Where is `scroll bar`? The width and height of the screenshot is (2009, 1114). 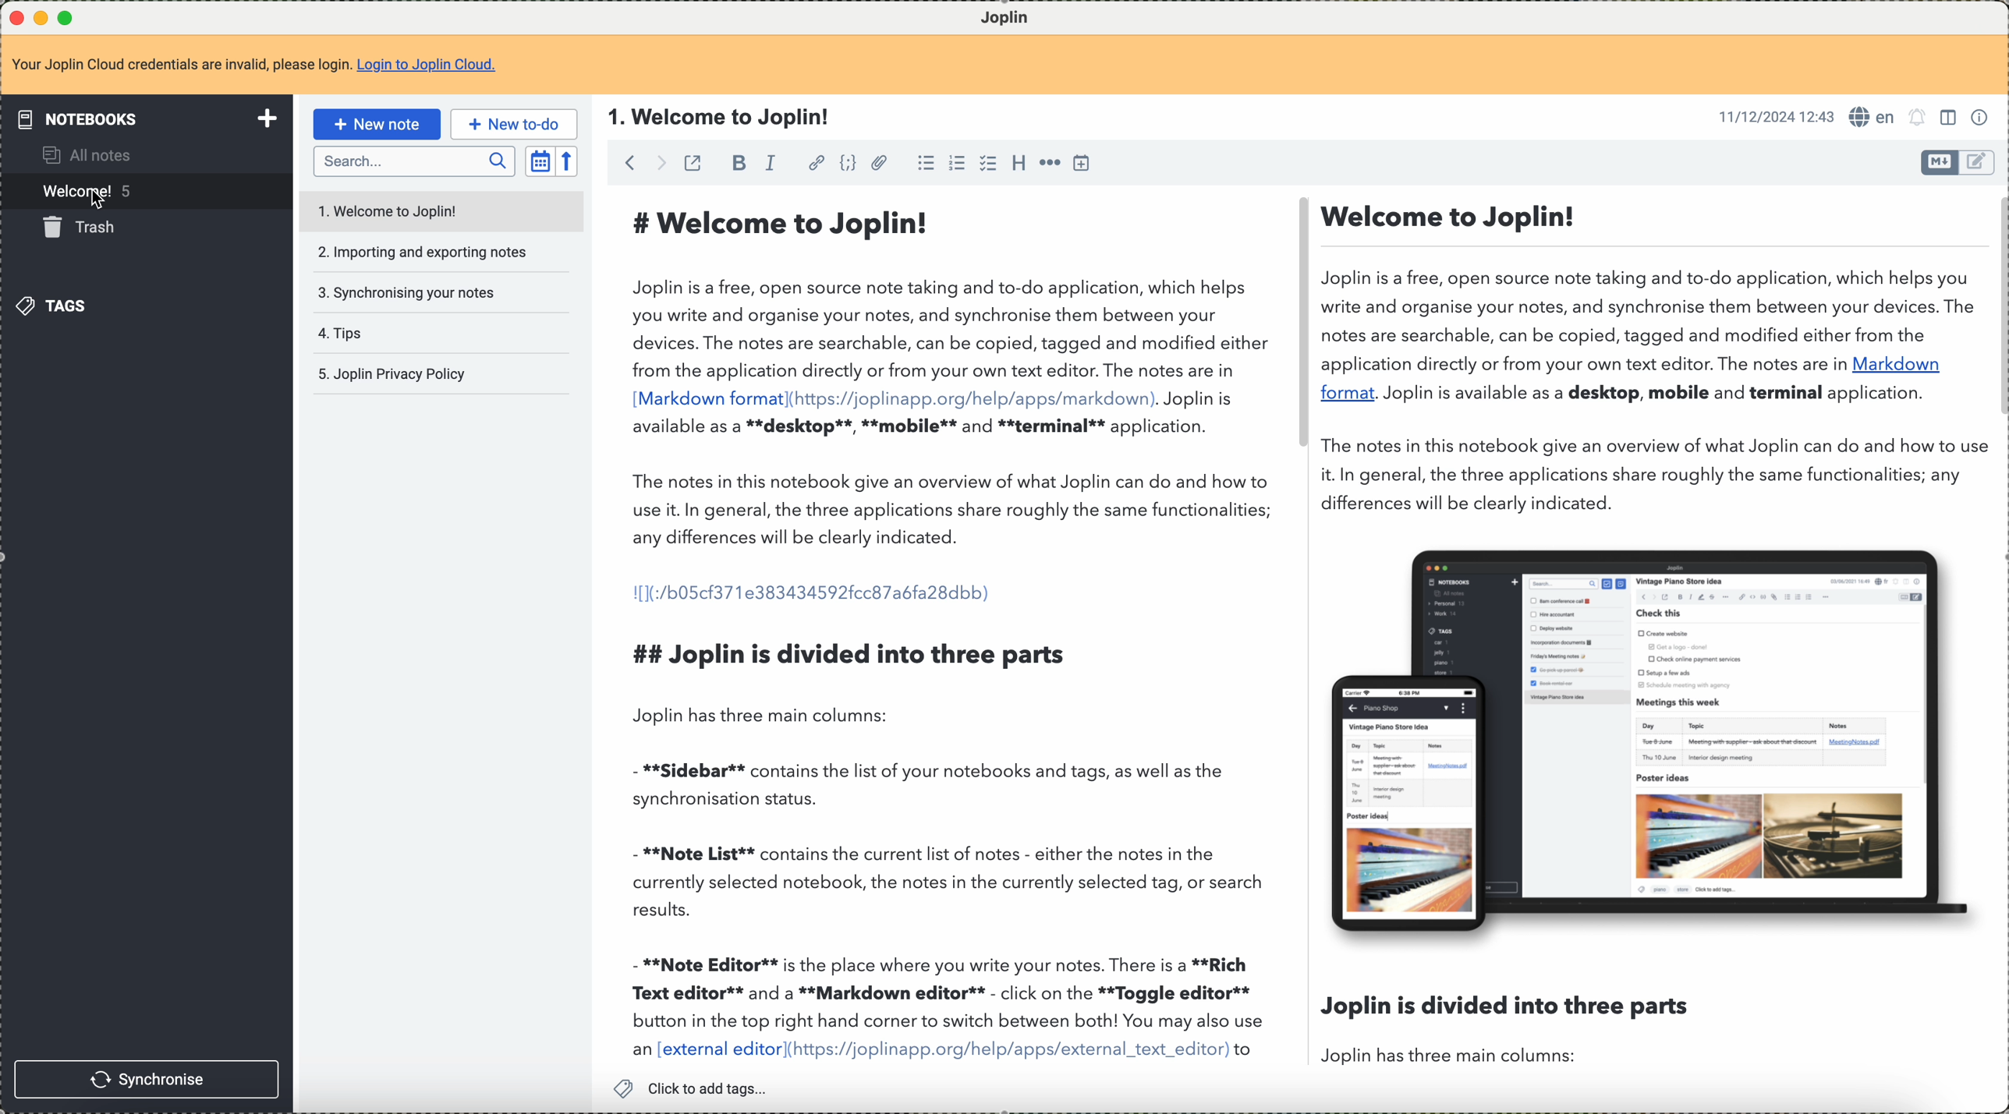
scroll bar is located at coordinates (1997, 309).